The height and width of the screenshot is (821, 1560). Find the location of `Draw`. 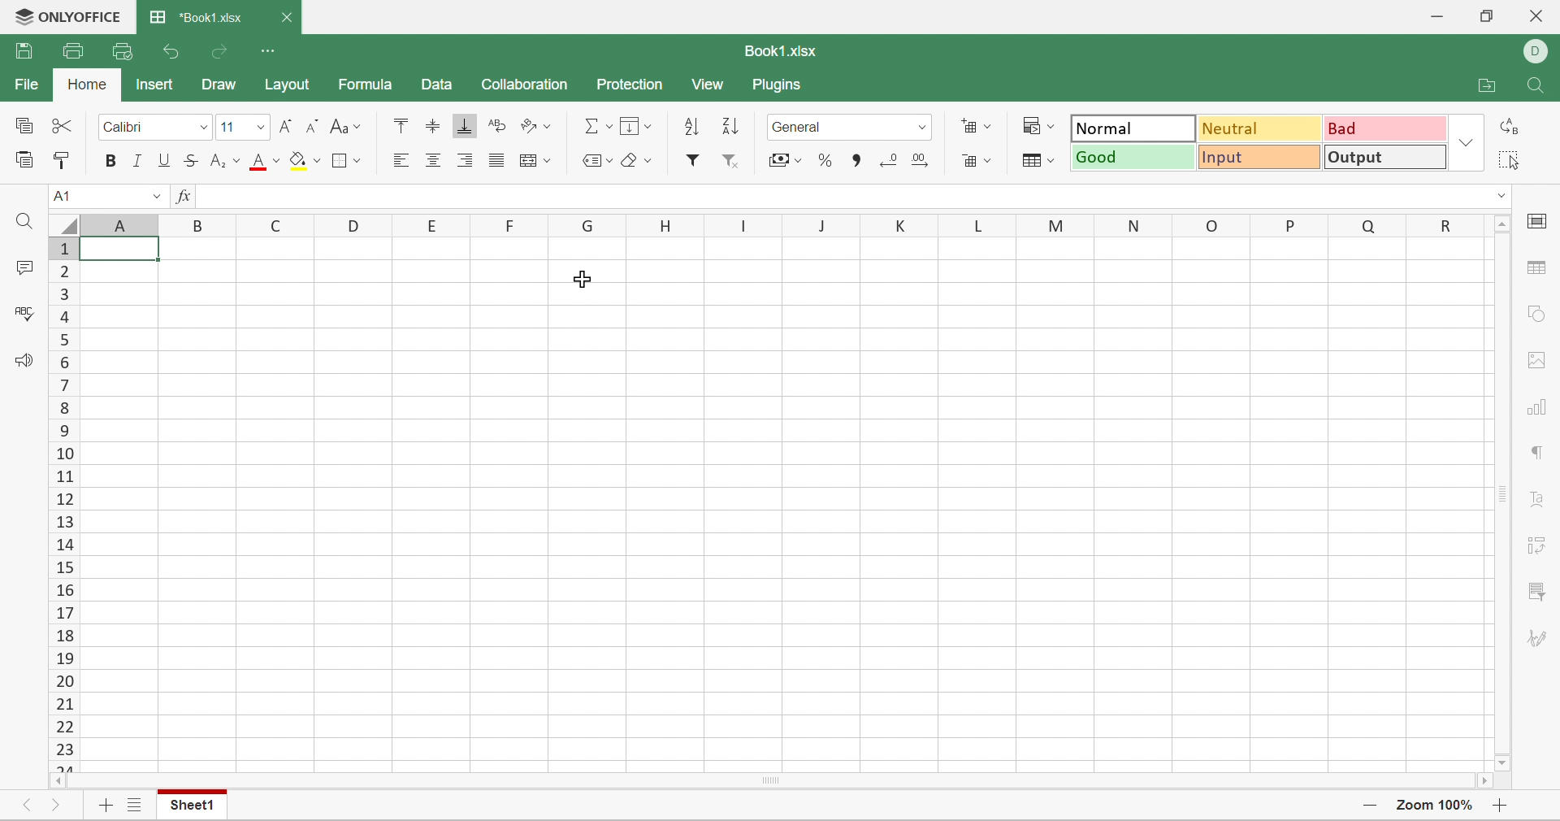

Draw is located at coordinates (219, 84).